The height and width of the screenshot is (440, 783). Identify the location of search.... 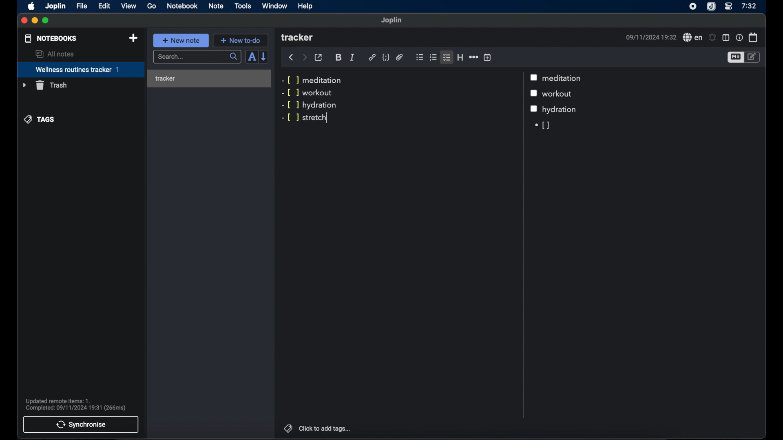
(198, 57).